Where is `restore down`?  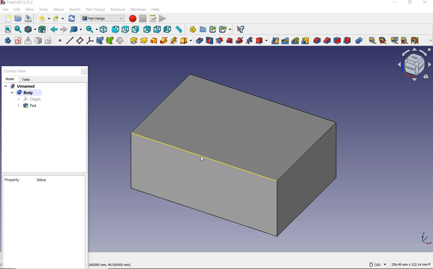 restore down is located at coordinates (410, 3).